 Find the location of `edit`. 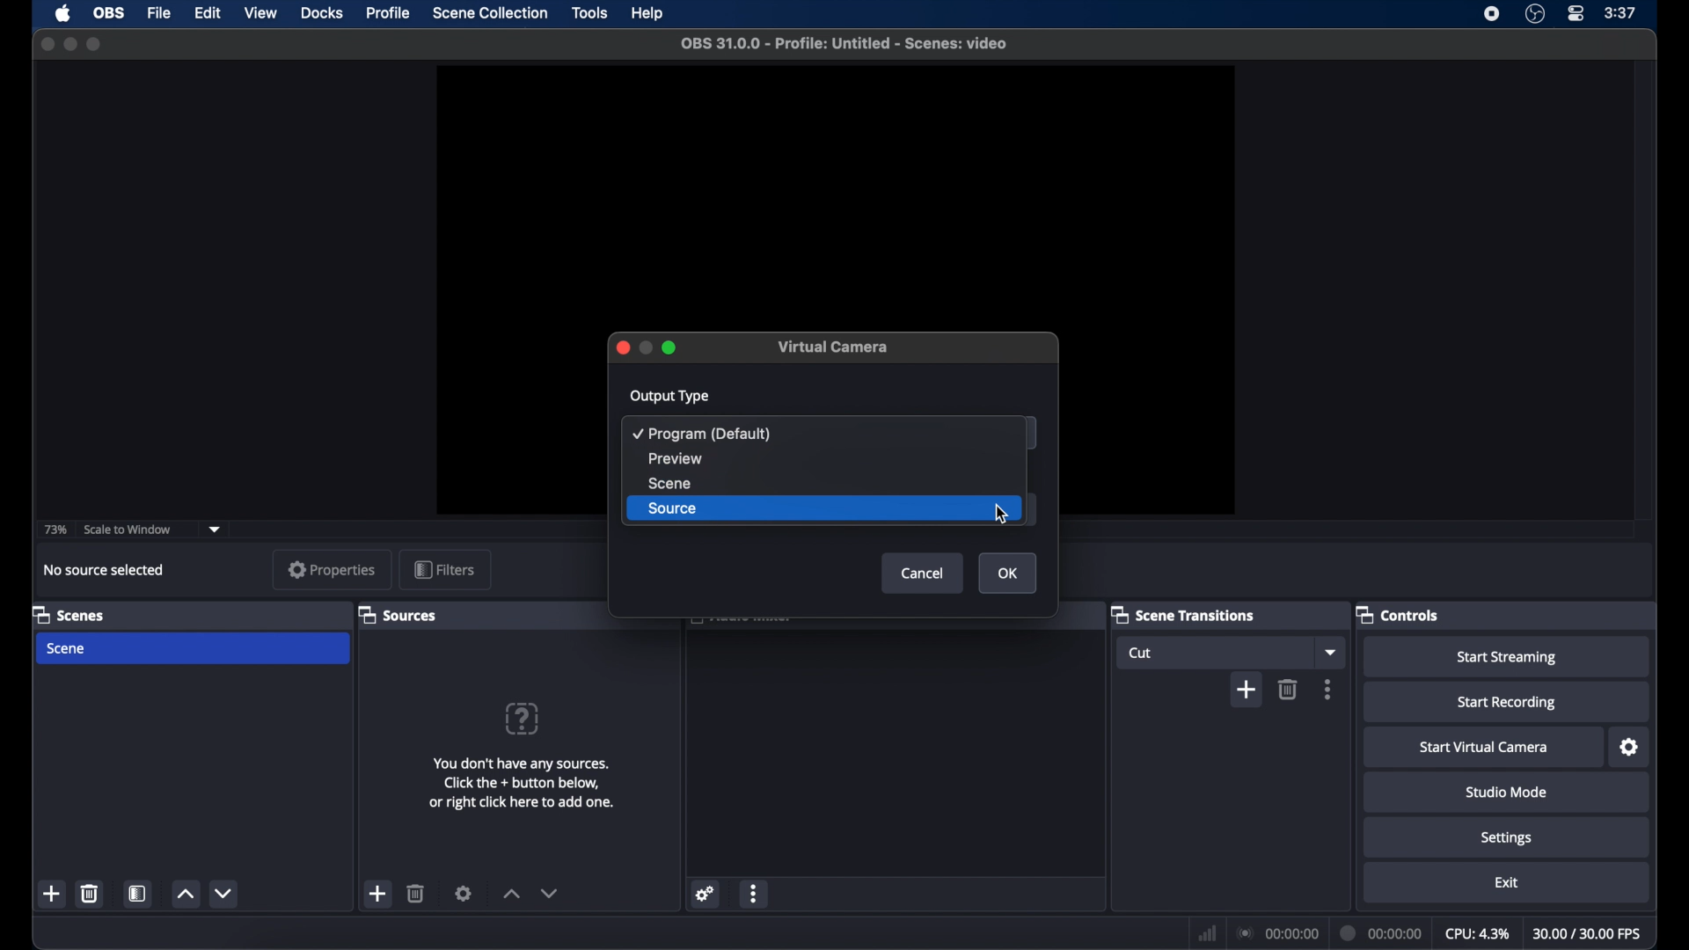

edit is located at coordinates (207, 12).